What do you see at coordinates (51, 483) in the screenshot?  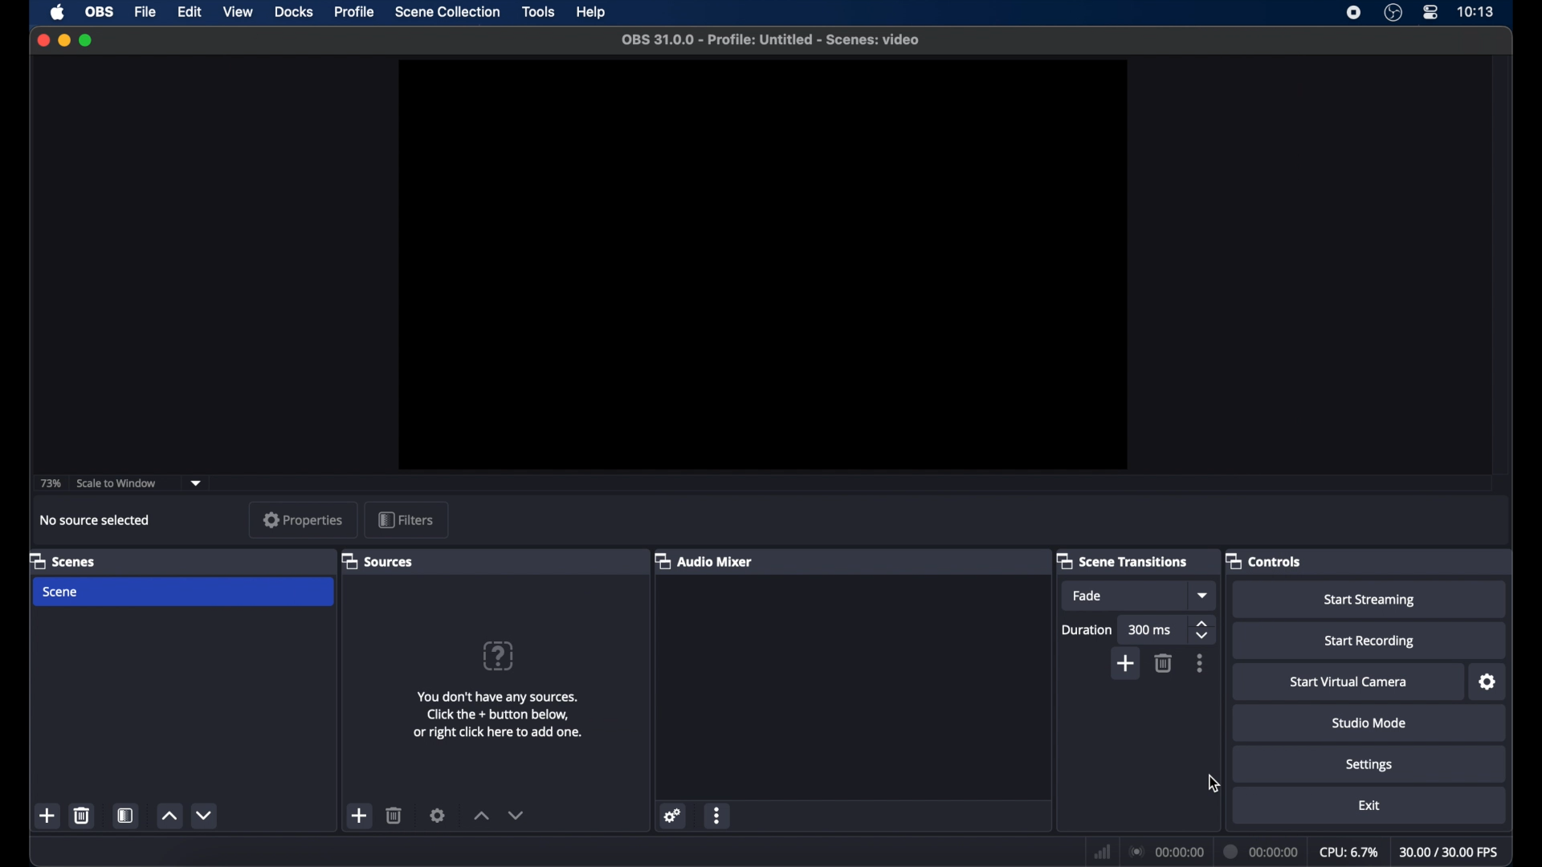 I see `73%` at bounding box center [51, 483].